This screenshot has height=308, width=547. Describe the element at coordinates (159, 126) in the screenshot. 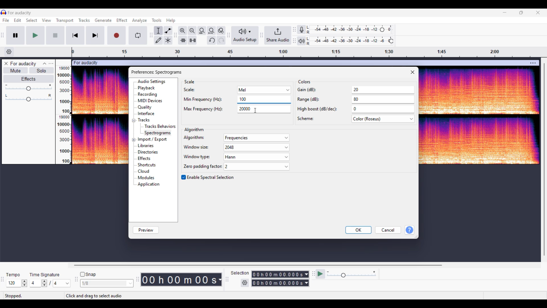

I see `tracks behaviors` at that location.